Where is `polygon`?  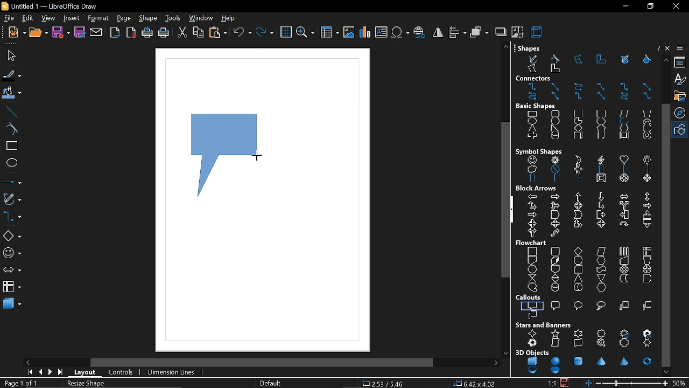 polygon is located at coordinates (579, 60).